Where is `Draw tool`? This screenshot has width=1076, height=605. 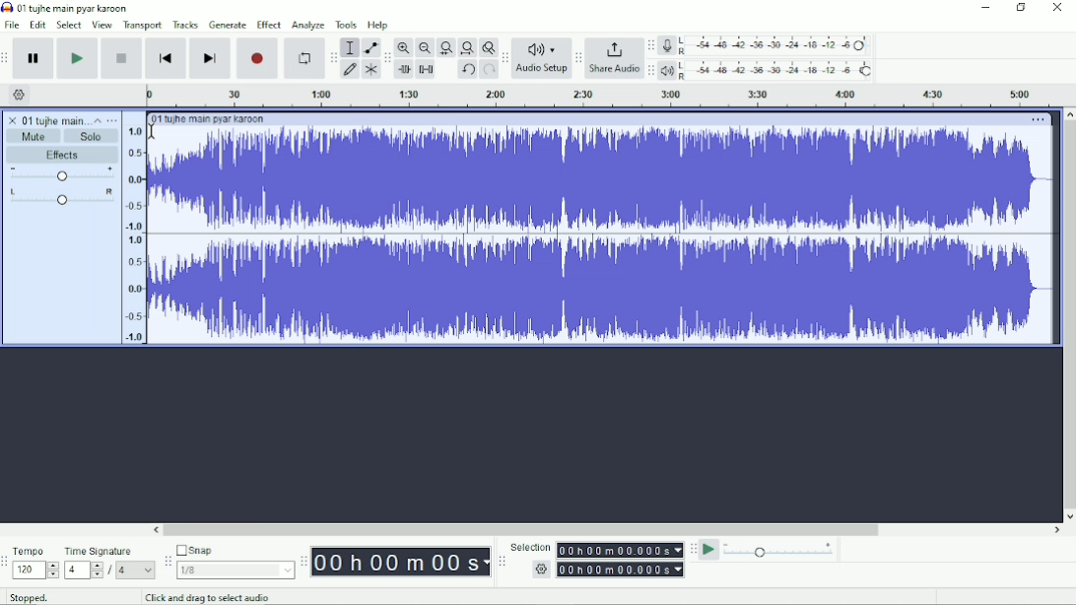
Draw tool is located at coordinates (350, 71).